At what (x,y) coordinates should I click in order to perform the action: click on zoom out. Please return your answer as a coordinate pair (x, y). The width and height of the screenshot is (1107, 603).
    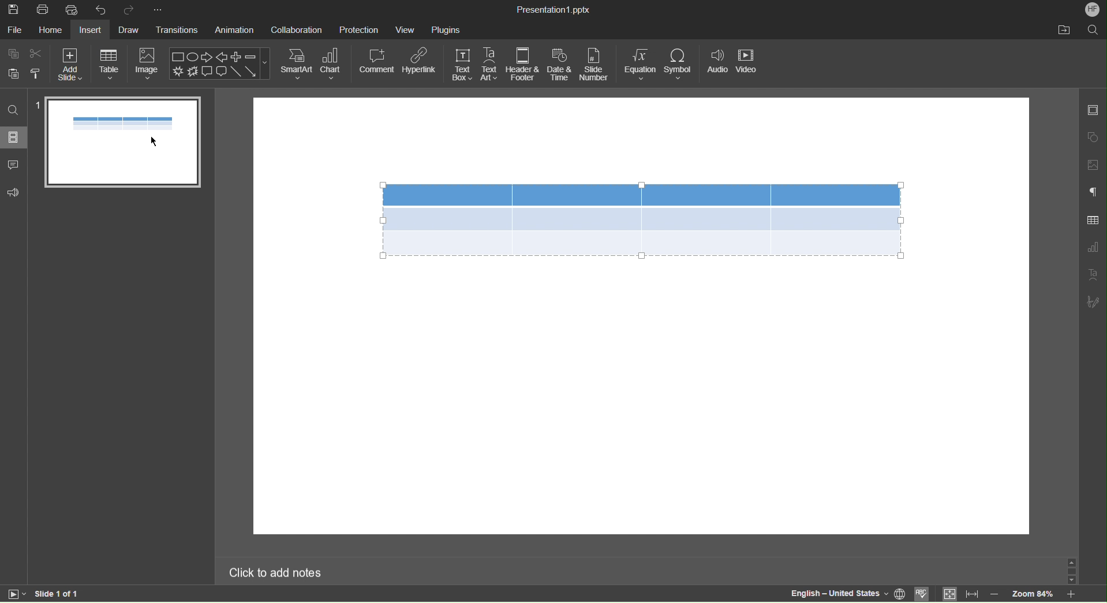
    Looking at the image, I should click on (994, 594).